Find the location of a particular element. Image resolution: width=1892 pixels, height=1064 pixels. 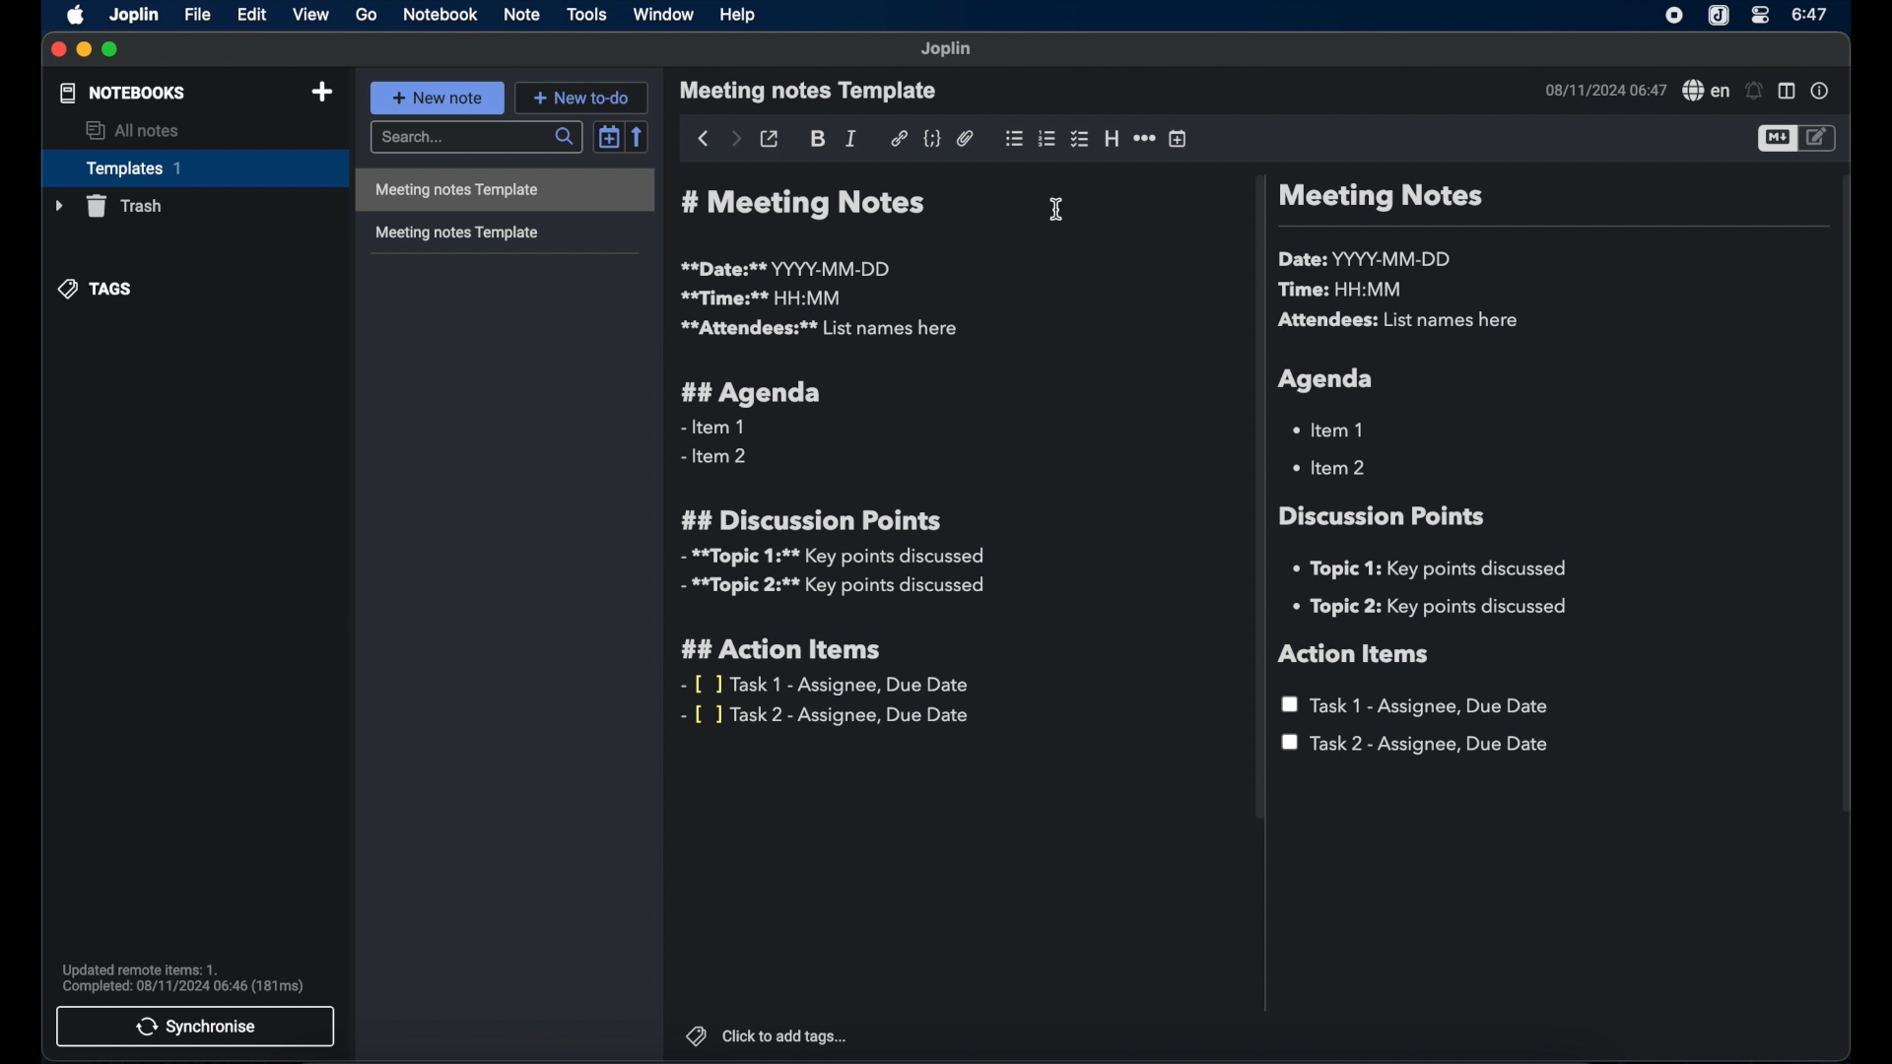

item 1 is located at coordinates (1331, 429).